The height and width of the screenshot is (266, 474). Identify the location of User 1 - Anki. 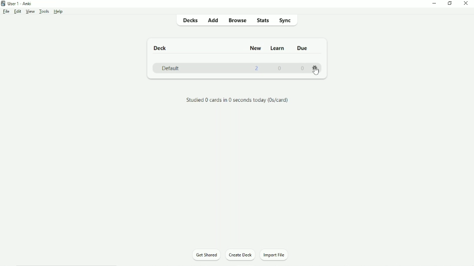
(20, 3).